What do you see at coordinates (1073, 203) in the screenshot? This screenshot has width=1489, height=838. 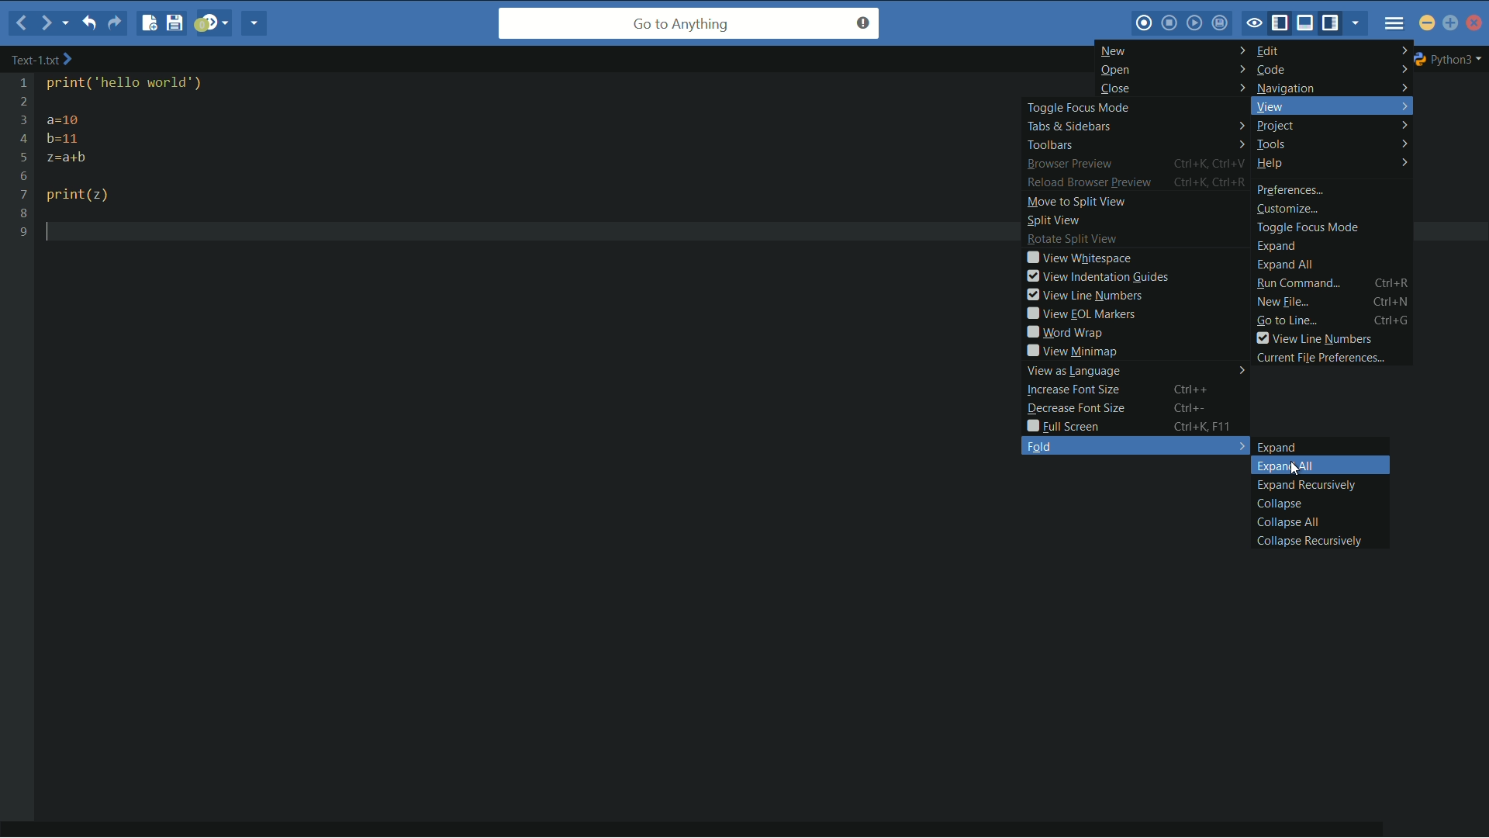 I see `move to split view` at bounding box center [1073, 203].